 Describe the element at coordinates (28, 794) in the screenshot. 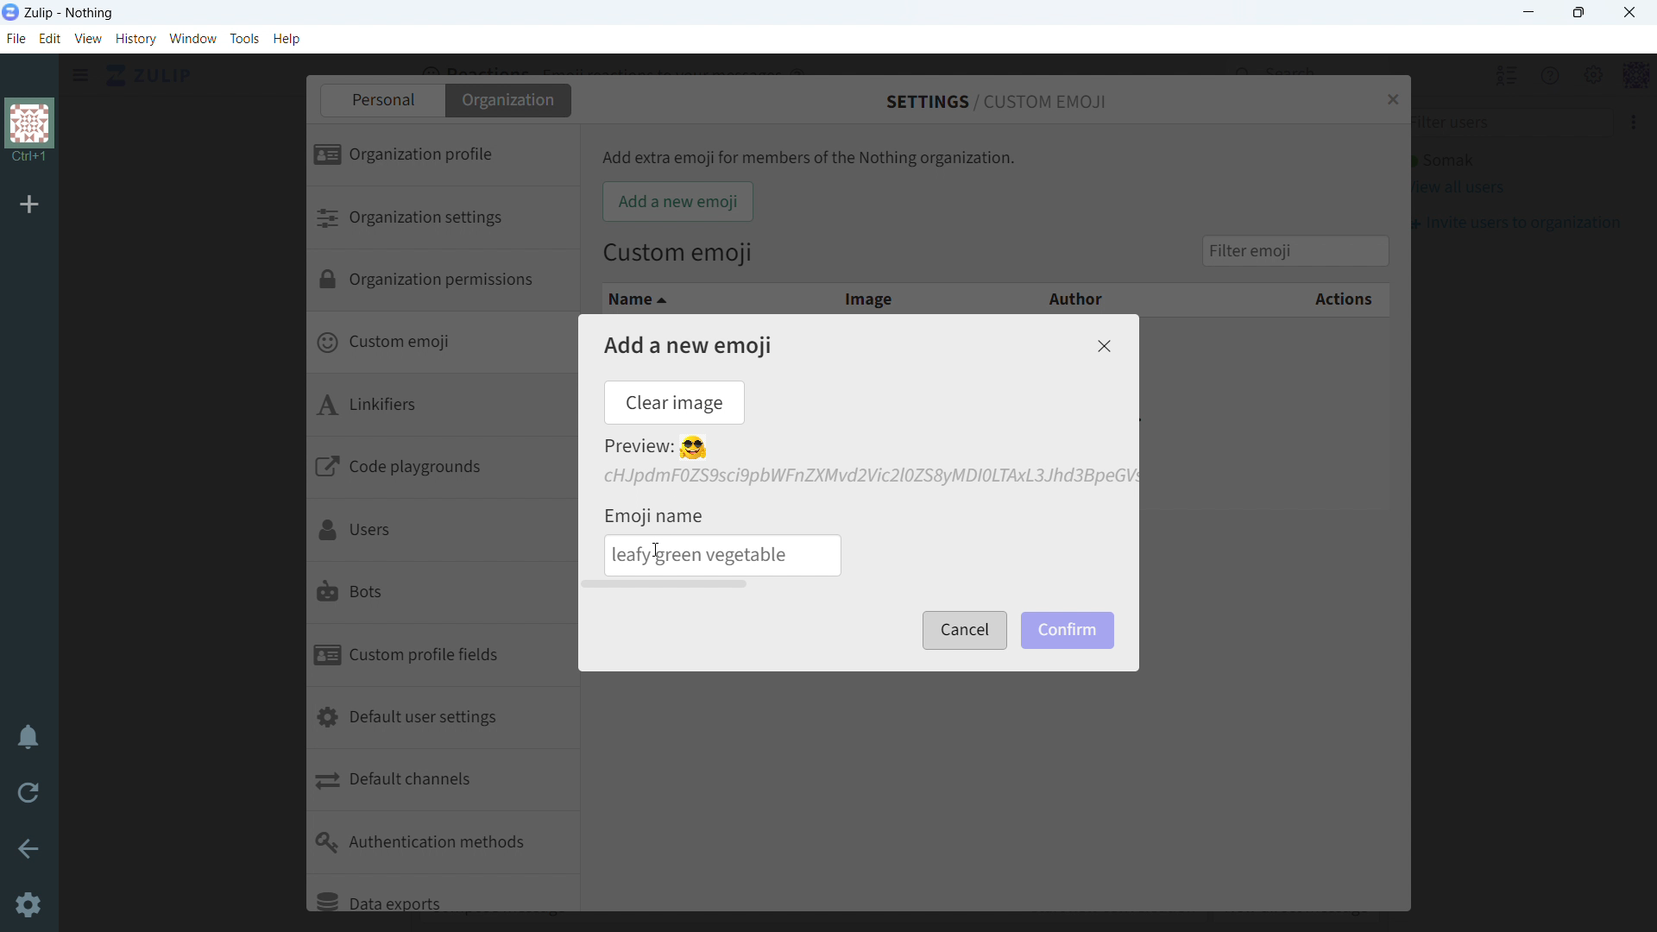

I see `reload` at that location.